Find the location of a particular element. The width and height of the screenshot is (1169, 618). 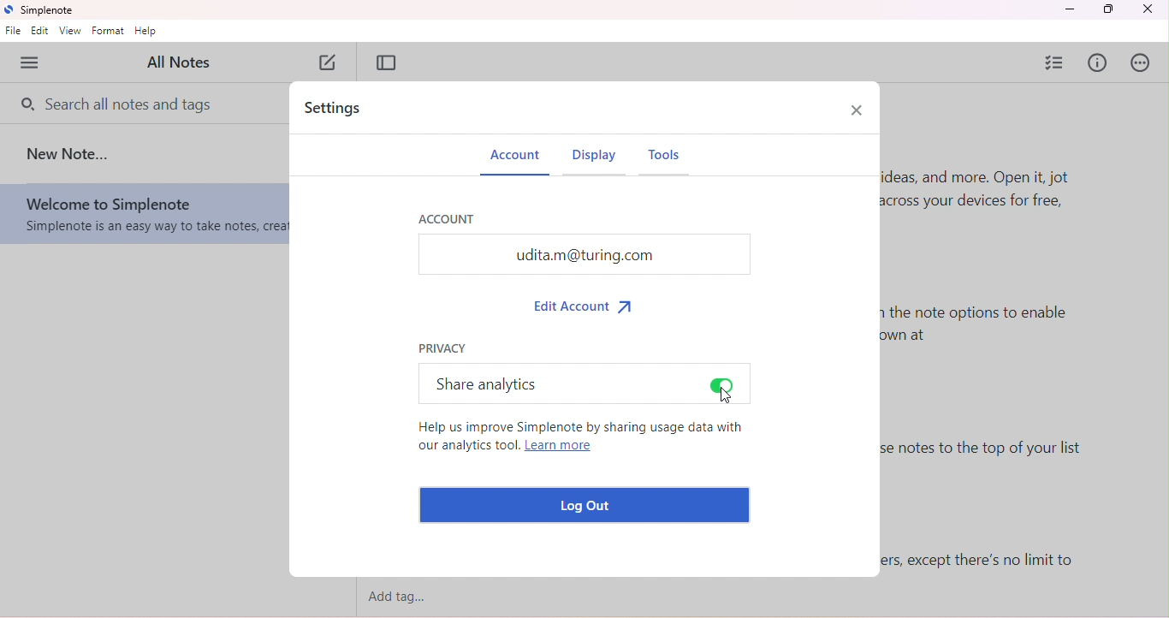

close is located at coordinates (856, 109).